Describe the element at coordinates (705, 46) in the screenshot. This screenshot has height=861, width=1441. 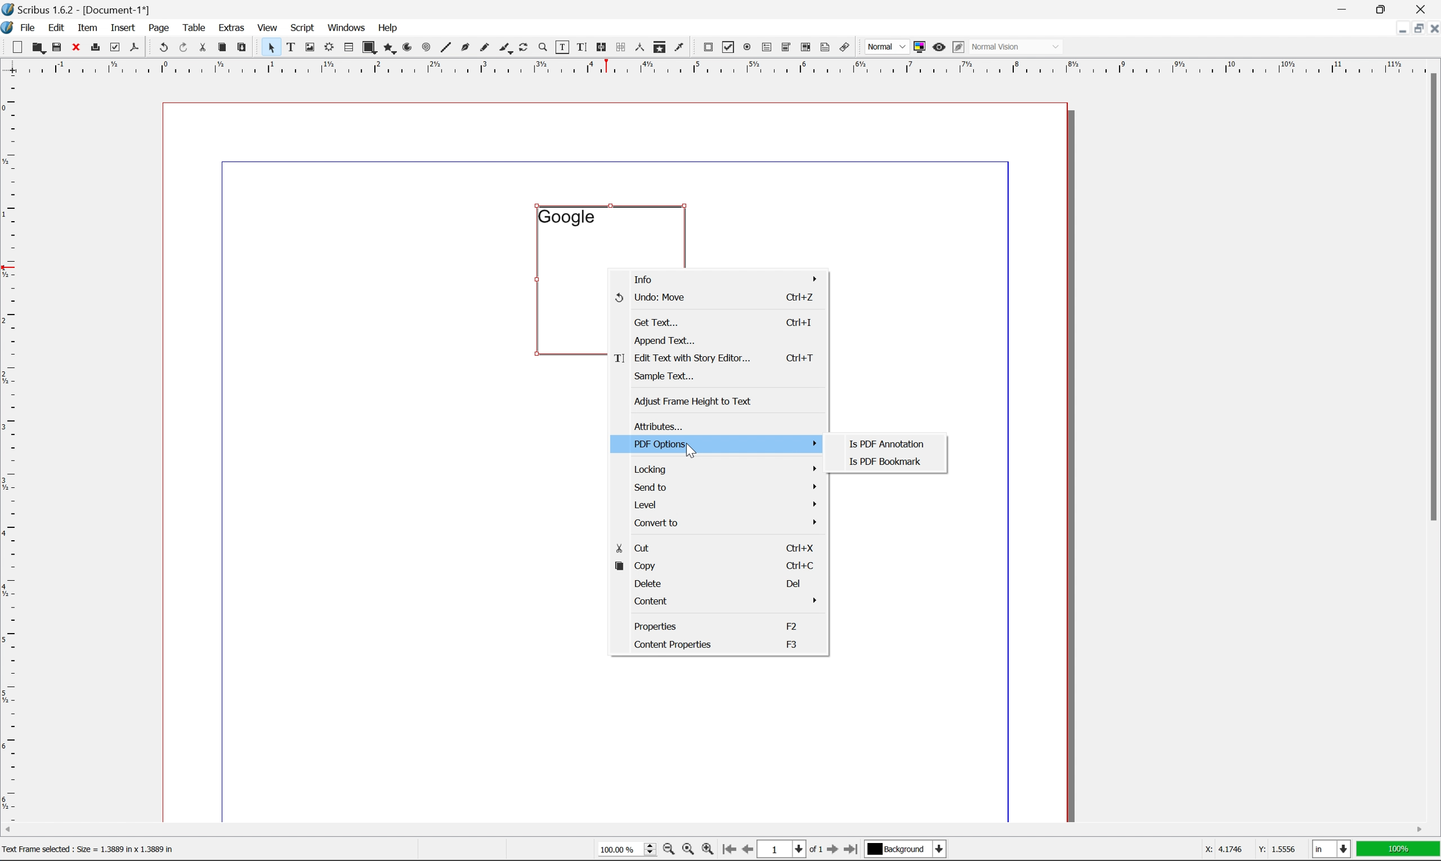
I see `pdf push button` at that location.